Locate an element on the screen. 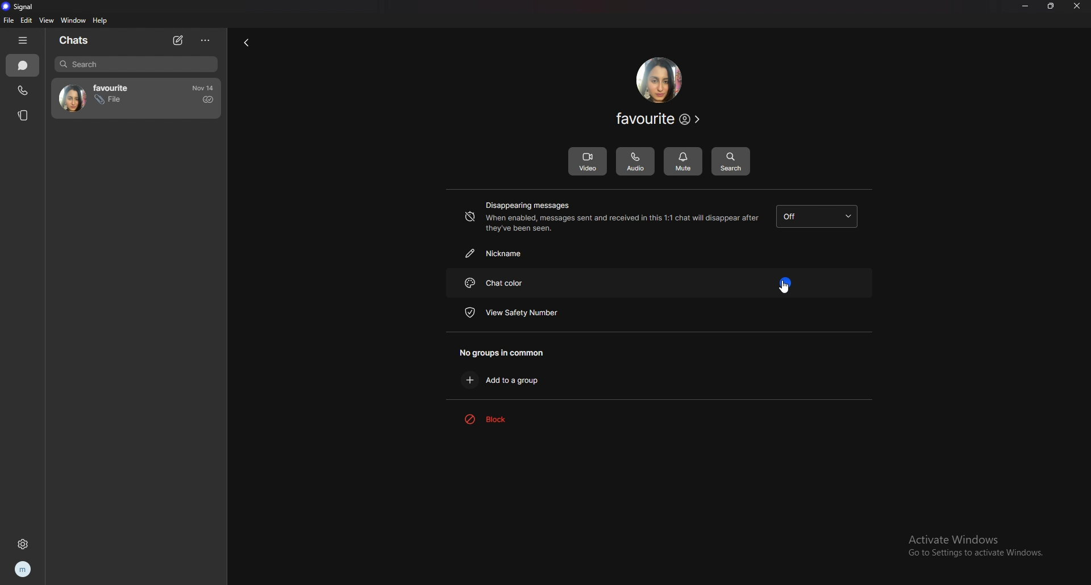 The image size is (1091, 585). hide tab is located at coordinates (22, 40).